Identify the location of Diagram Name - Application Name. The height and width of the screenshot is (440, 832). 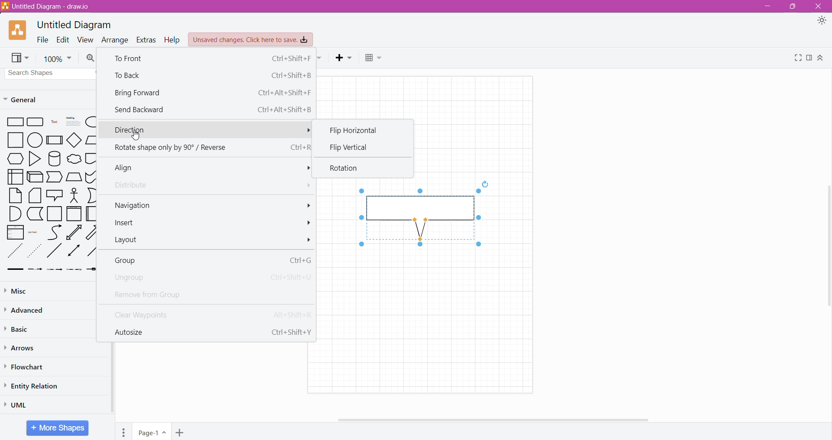
(47, 6).